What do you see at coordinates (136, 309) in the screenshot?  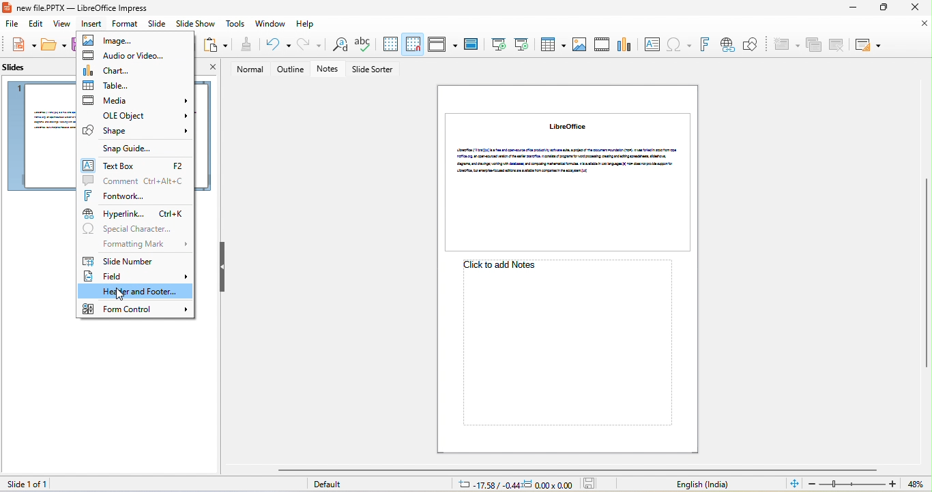 I see `form control` at bounding box center [136, 309].